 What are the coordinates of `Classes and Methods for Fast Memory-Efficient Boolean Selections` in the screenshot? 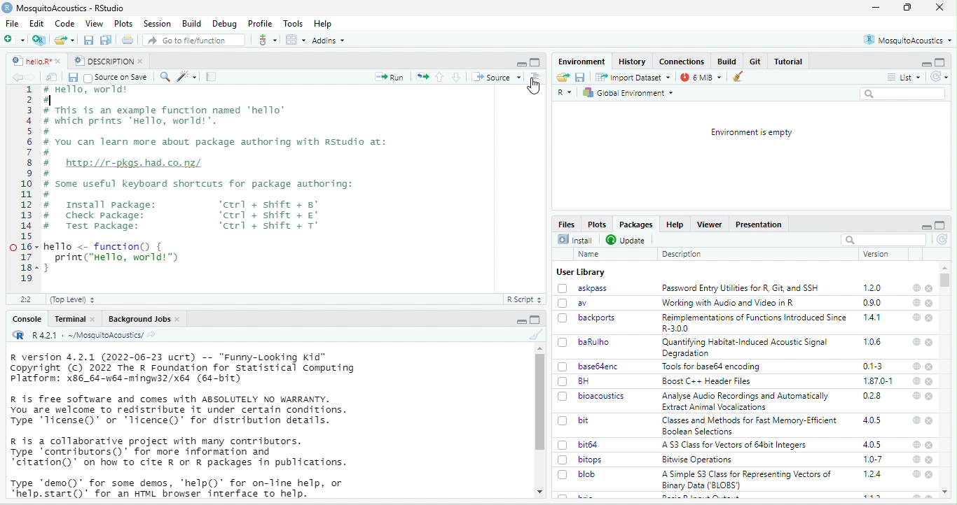 It's located at (749, 425).